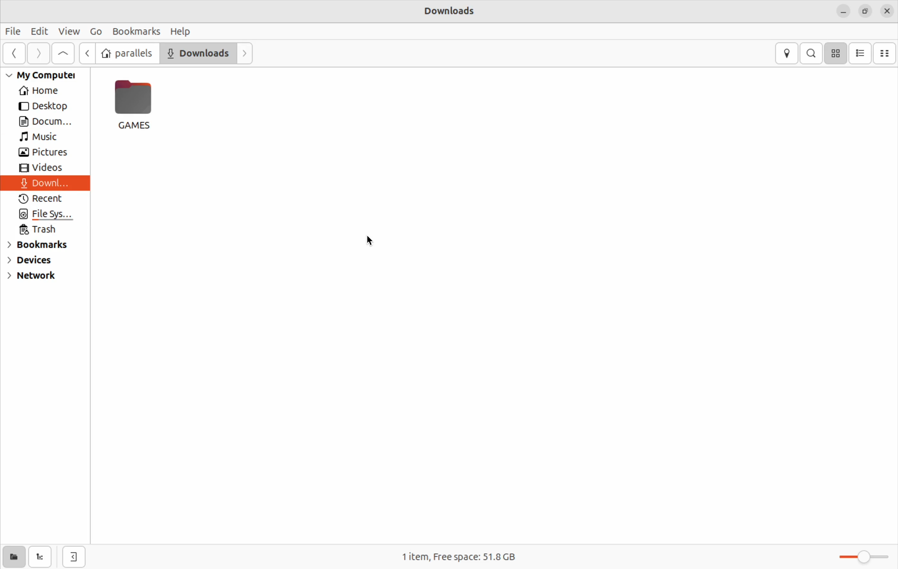 This screenshot has height=569, width=898. What do you see at coordinates (866, 10) in the screenshot?
I see `resize` at bounding box center [866, 10].